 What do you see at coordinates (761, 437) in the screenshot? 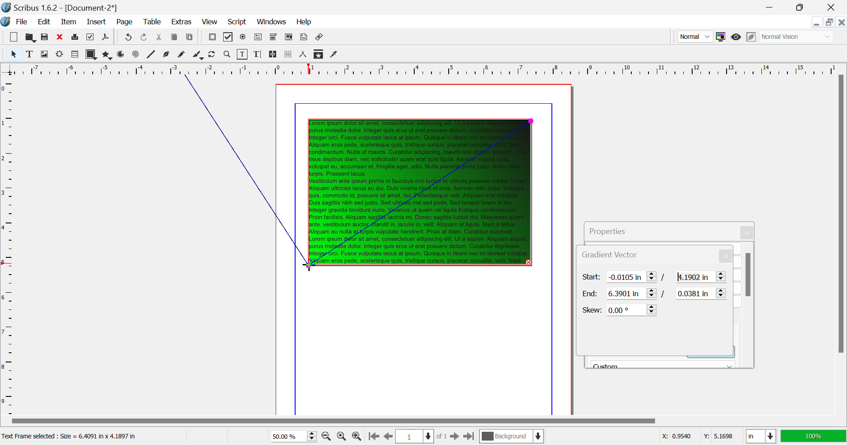
I see `Measurement Units` at bounding box center [761, 437].